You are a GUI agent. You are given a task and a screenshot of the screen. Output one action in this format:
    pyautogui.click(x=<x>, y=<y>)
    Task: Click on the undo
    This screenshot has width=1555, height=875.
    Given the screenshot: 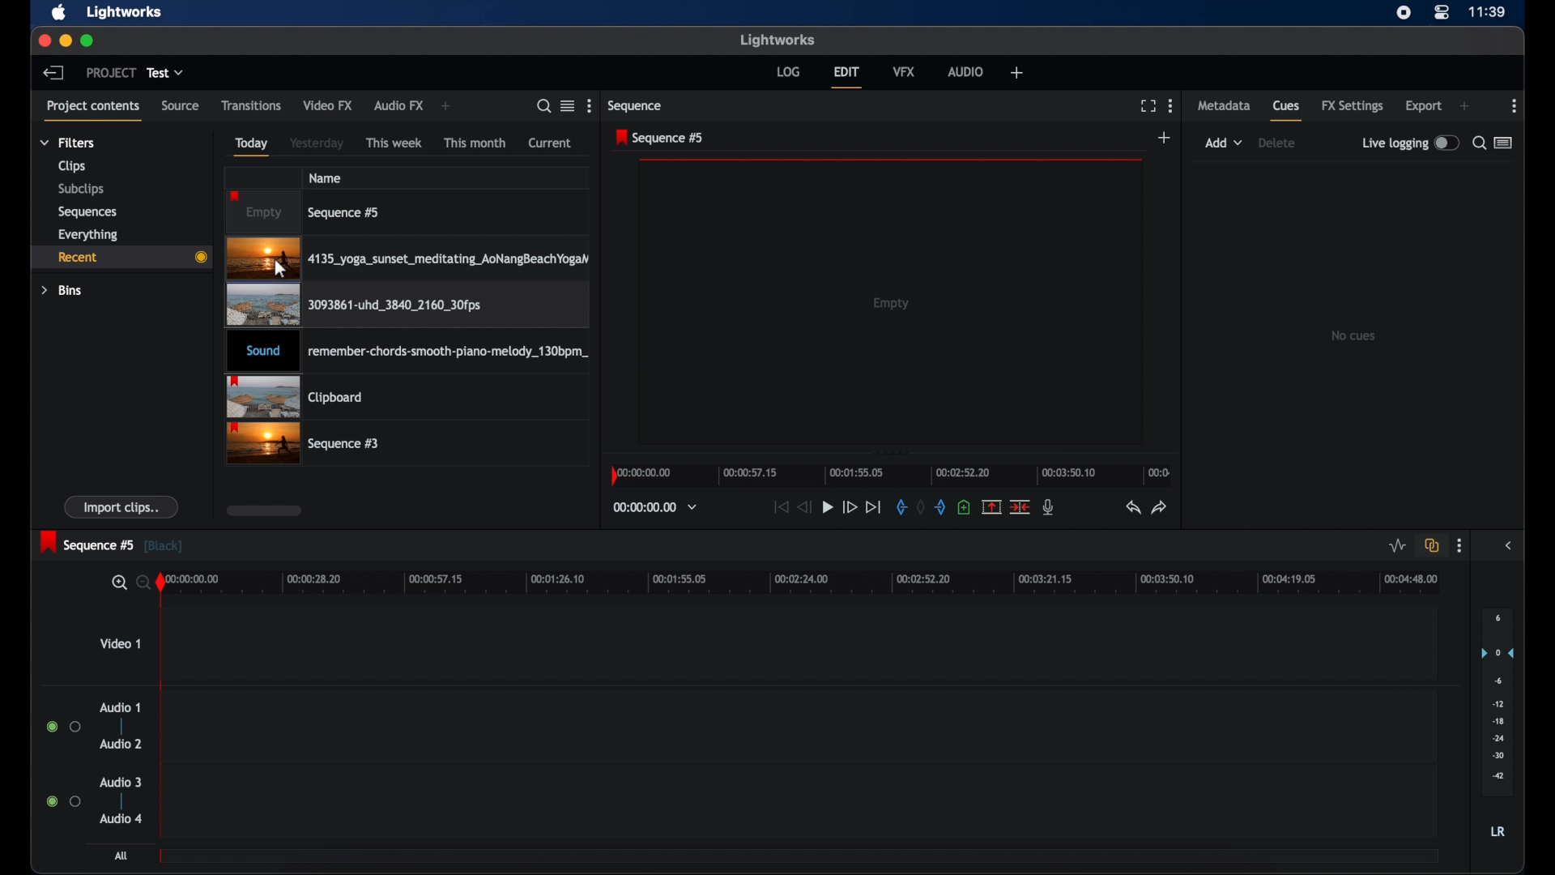 What is the action you would take?
    pyautogui.click(x=1131, y=508)
    